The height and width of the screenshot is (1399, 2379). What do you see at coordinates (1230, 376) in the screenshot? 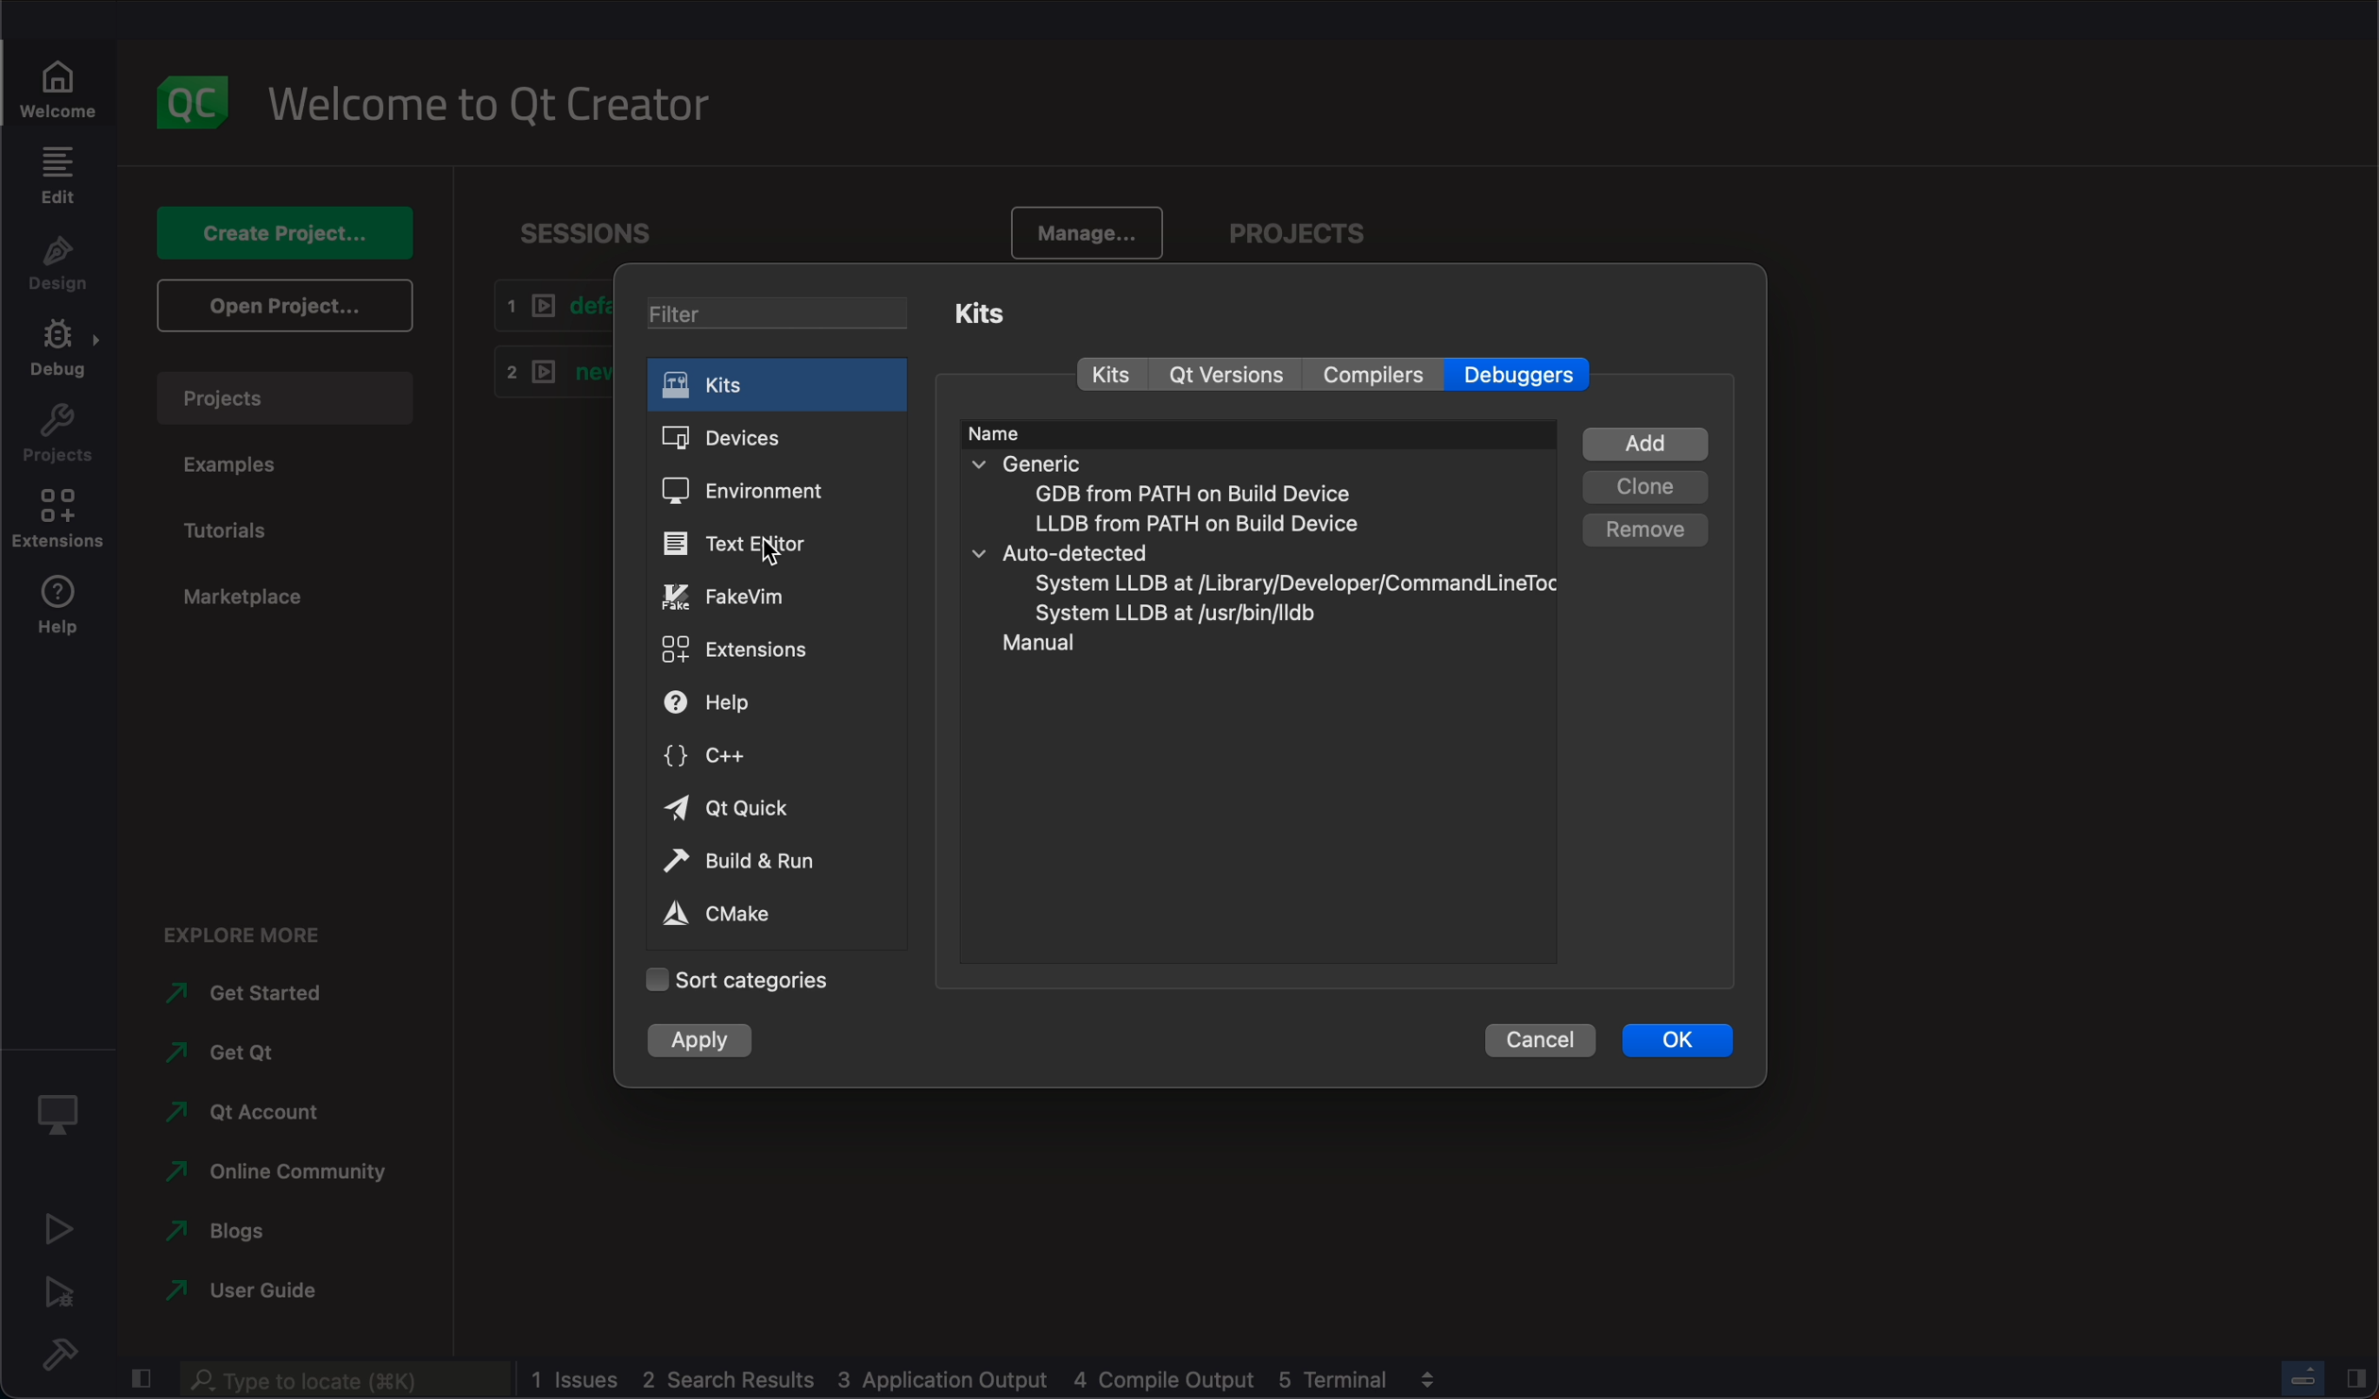
I see `qt versions` at bounding box center [1230, 376].